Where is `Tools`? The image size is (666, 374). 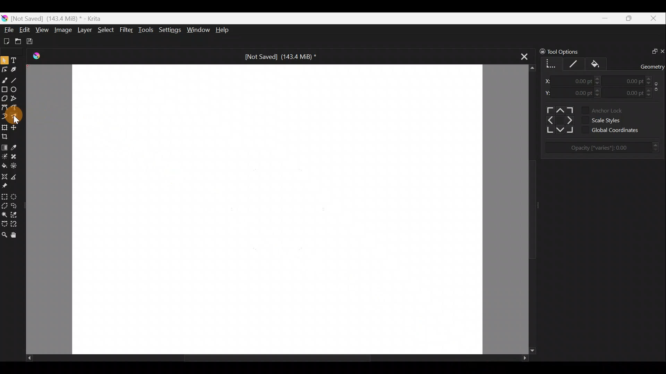
Tools is located at coordinates (146, 29).